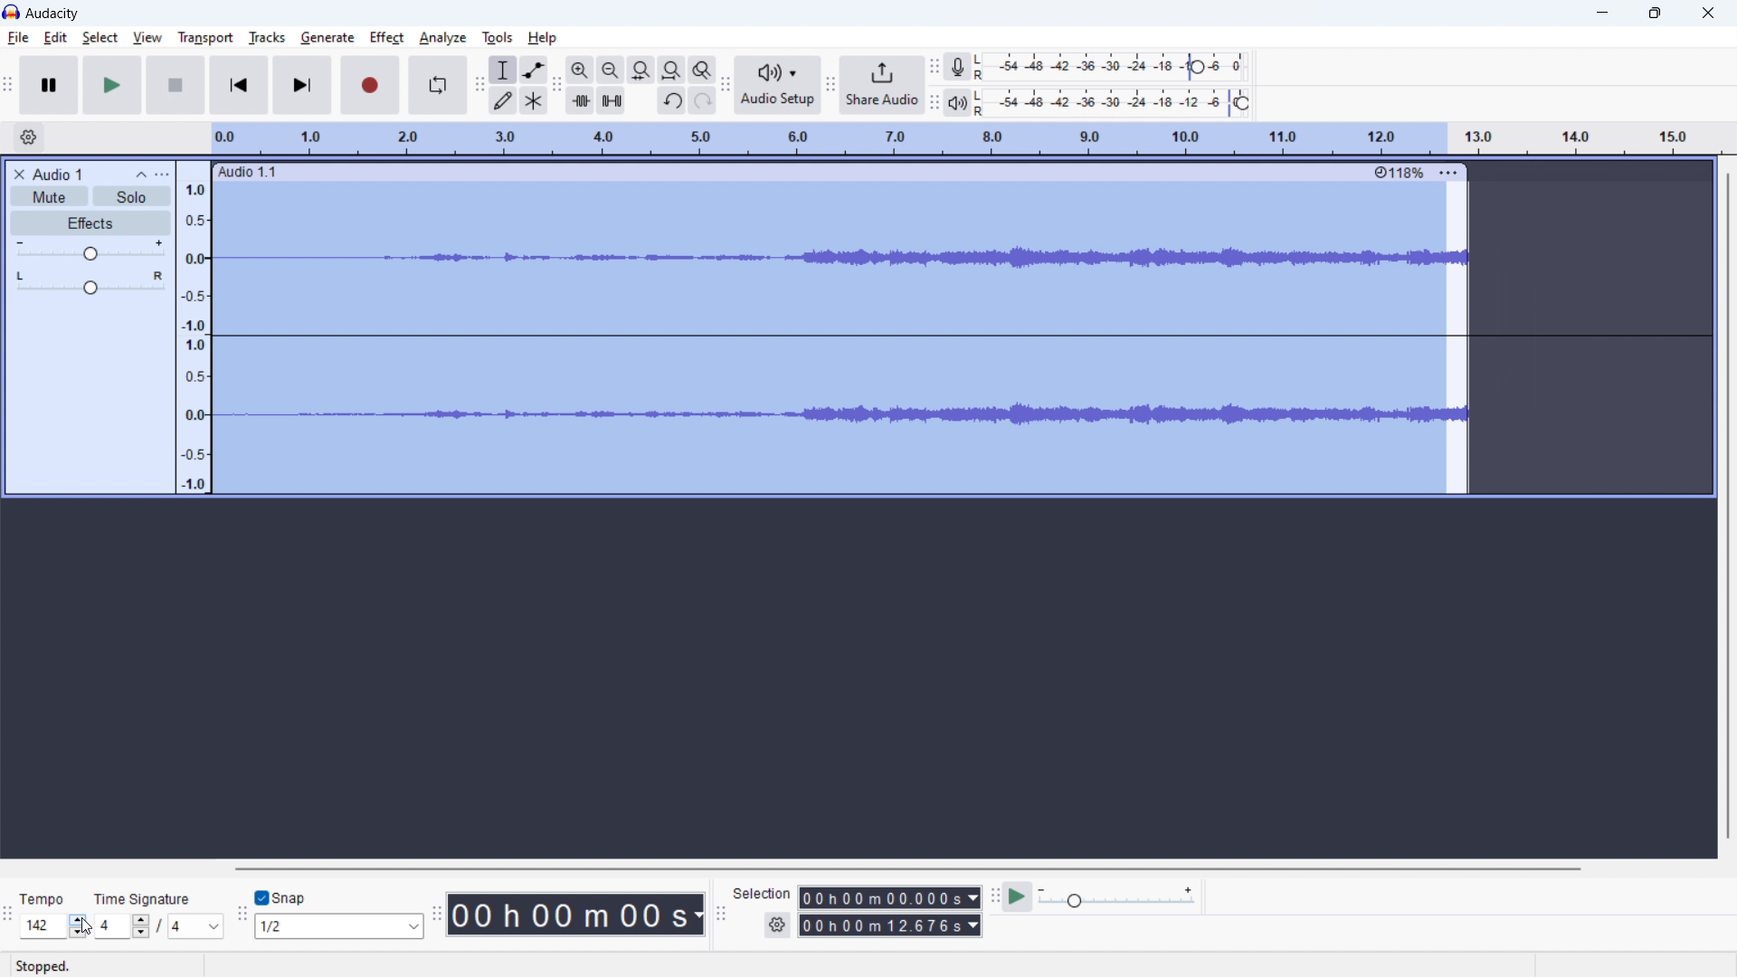 This screenshot has width=1737, height=977. Describe the element at coordinates (479, 86) in the screenshot. I see `tools toolbar` at that location.